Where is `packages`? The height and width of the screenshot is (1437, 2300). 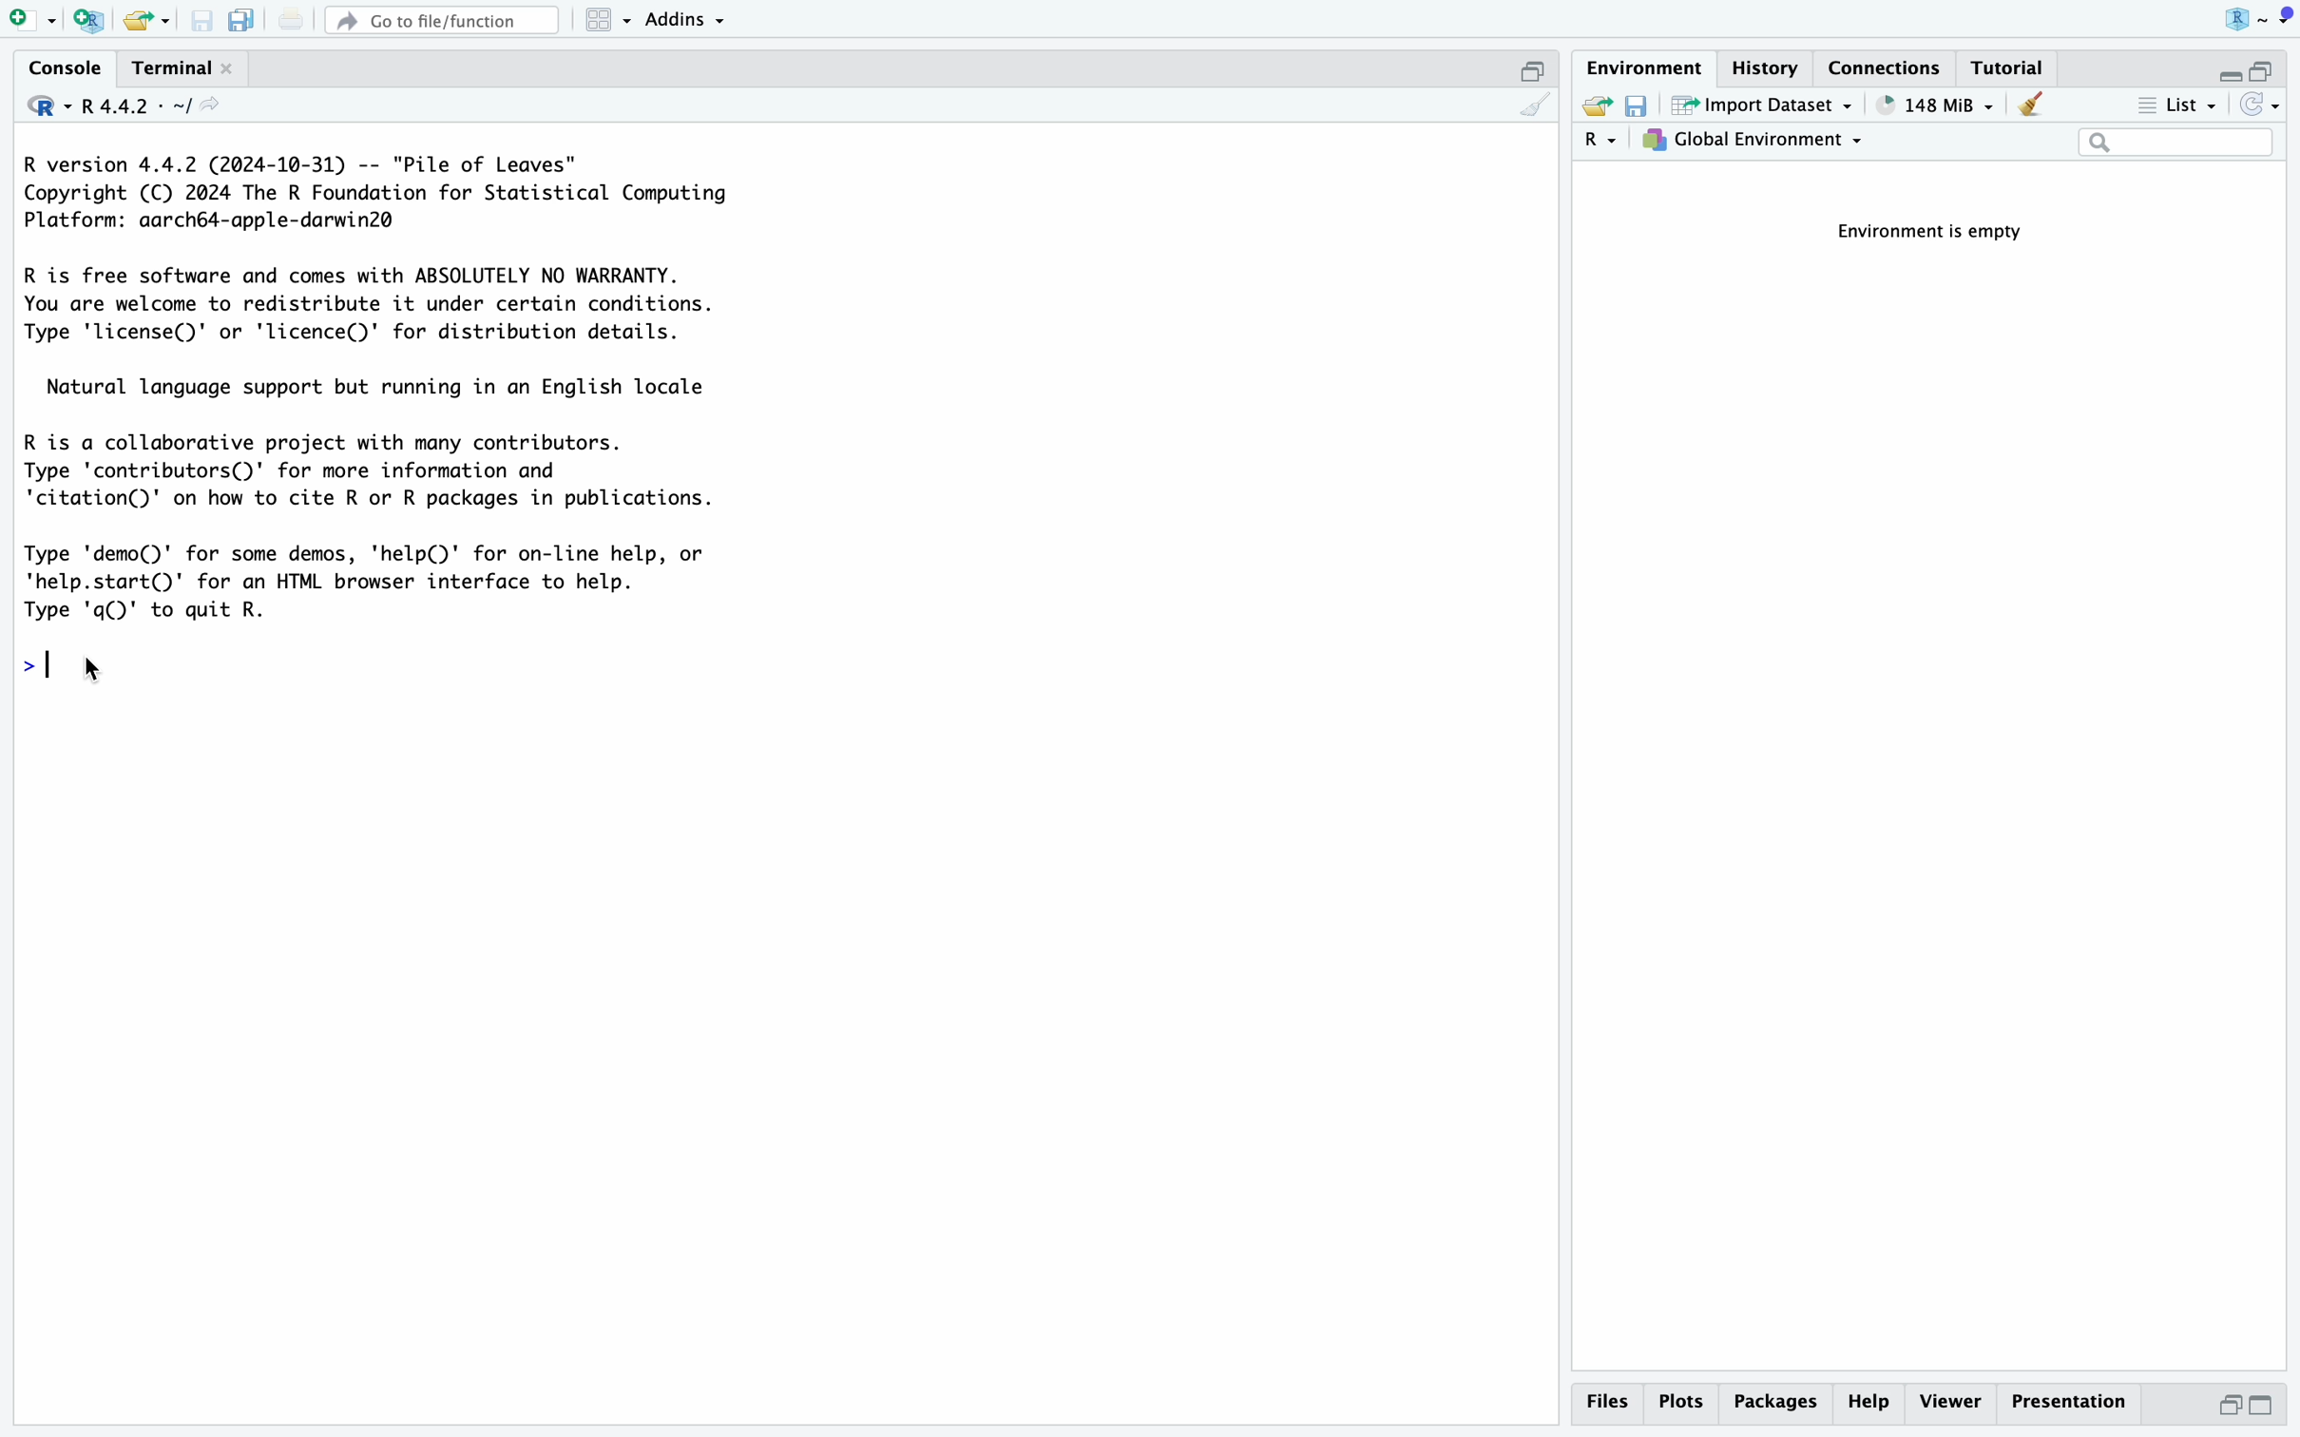 packages is located at coordinates (1774, 1406).